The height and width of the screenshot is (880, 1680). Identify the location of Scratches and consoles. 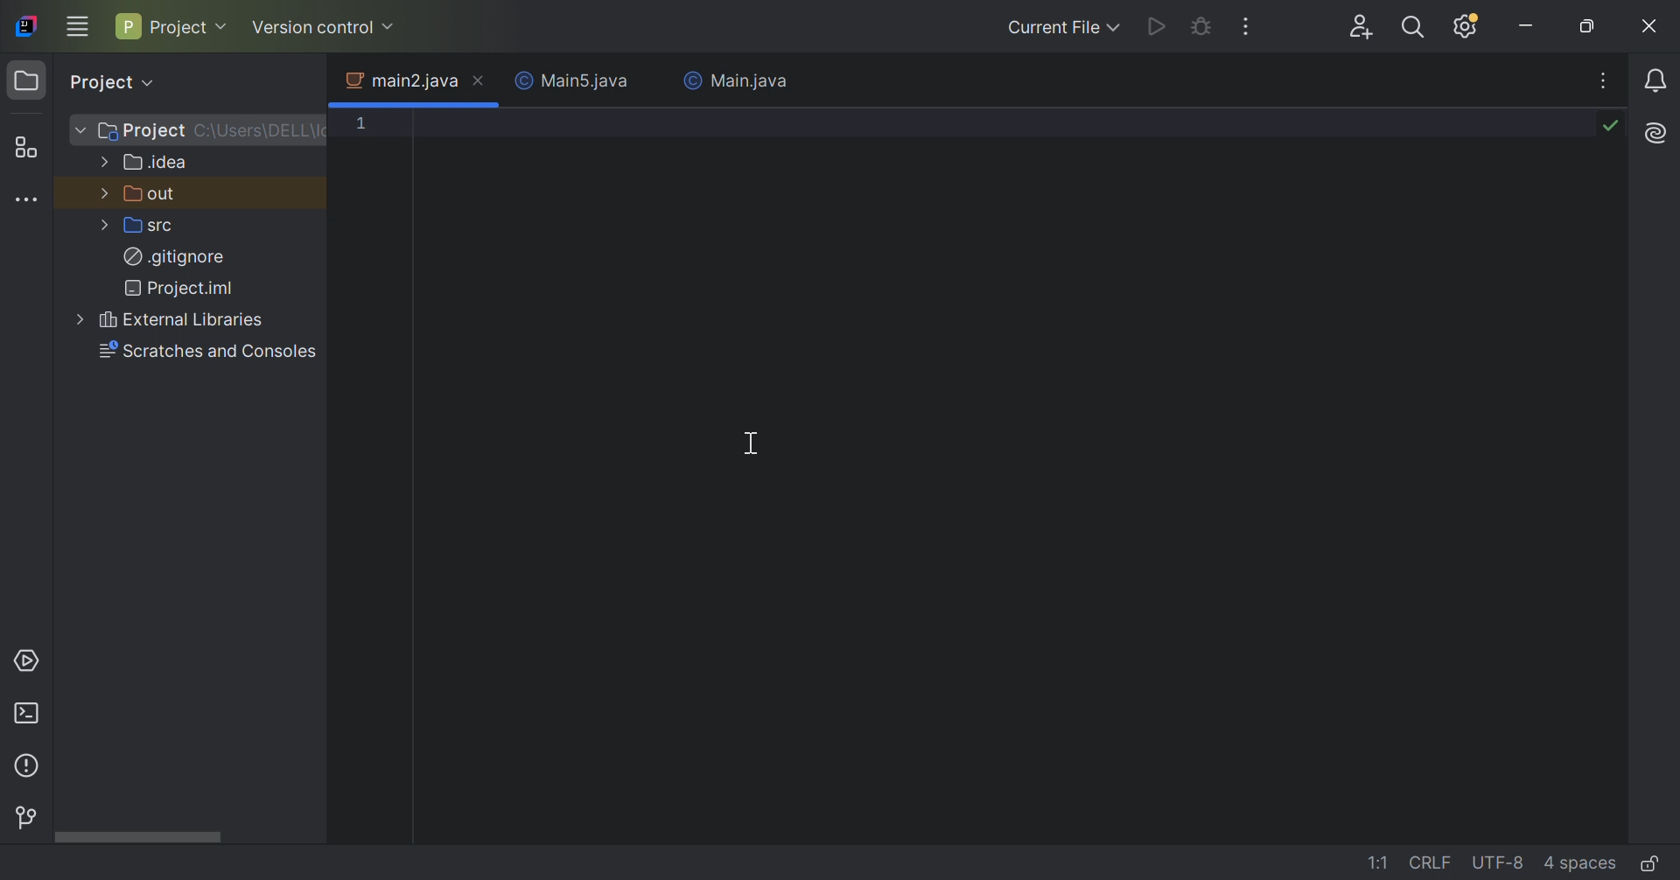
(207, 352).